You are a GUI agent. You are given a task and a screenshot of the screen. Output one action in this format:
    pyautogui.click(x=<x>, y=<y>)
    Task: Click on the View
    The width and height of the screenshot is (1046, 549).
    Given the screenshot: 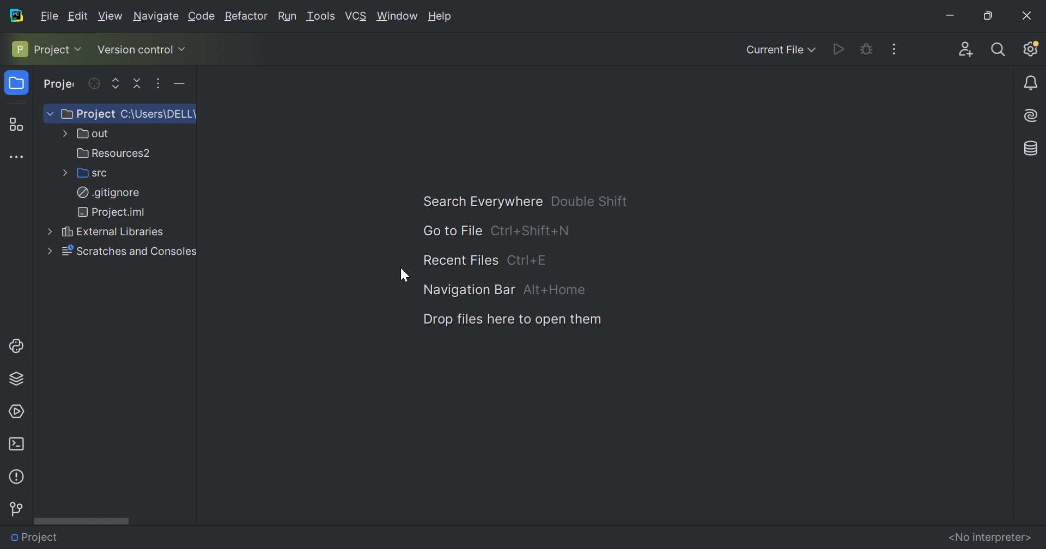 What is the action you would take?
    pyautogui.click(x=110, y=16)
    